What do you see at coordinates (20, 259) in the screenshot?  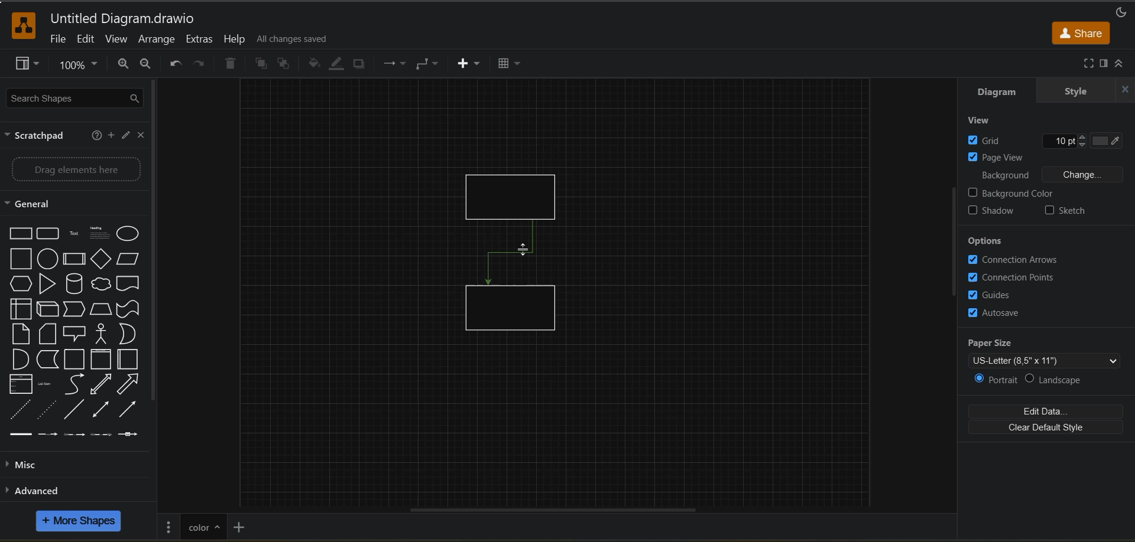 I see `Square` at bounding box center [20, 259].